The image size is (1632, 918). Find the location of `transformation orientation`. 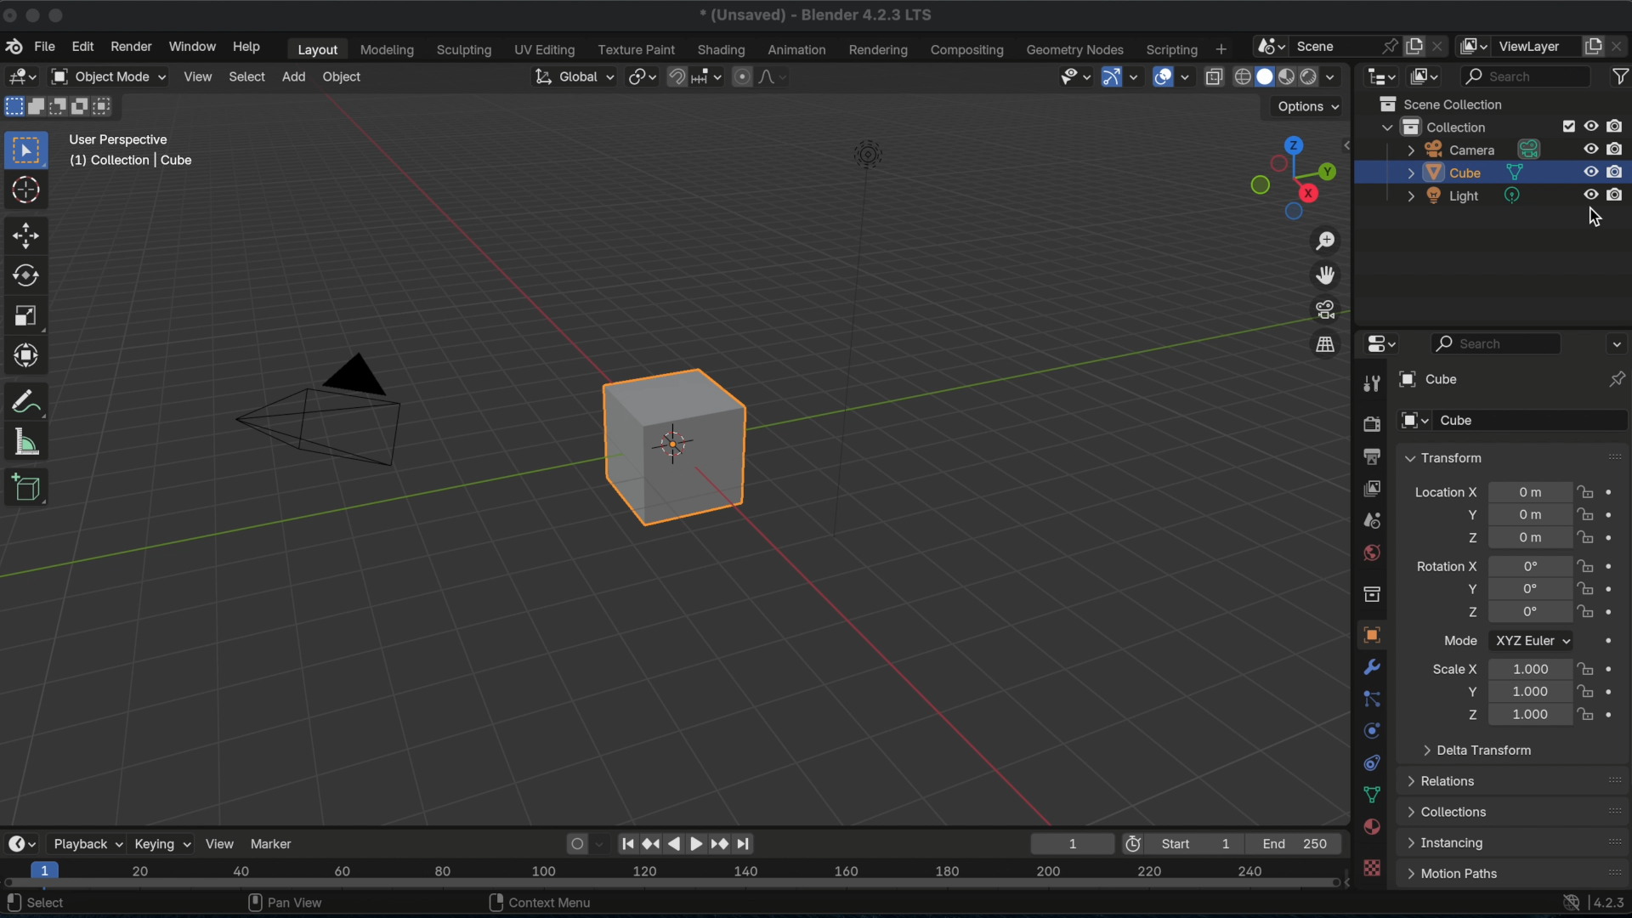

transformation orientation is located at coordinates (569, 75).